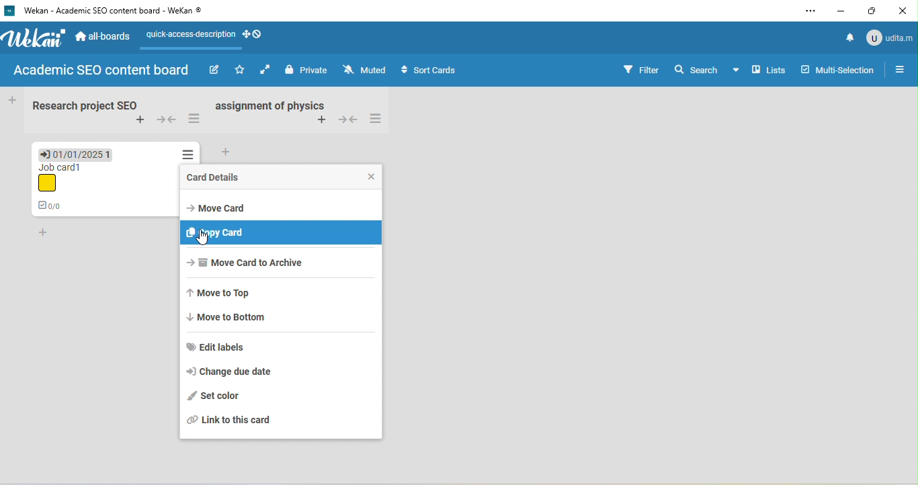  I want to click on udita mandal, so click(891, 38).